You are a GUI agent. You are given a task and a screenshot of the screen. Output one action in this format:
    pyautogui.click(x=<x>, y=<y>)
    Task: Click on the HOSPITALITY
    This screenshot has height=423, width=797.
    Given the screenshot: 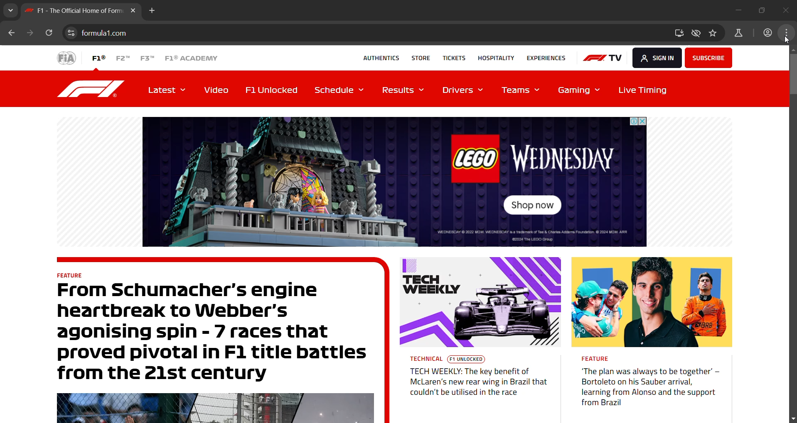 What is the action you would take?
    pyautogui.click(x=494, y=57)
    